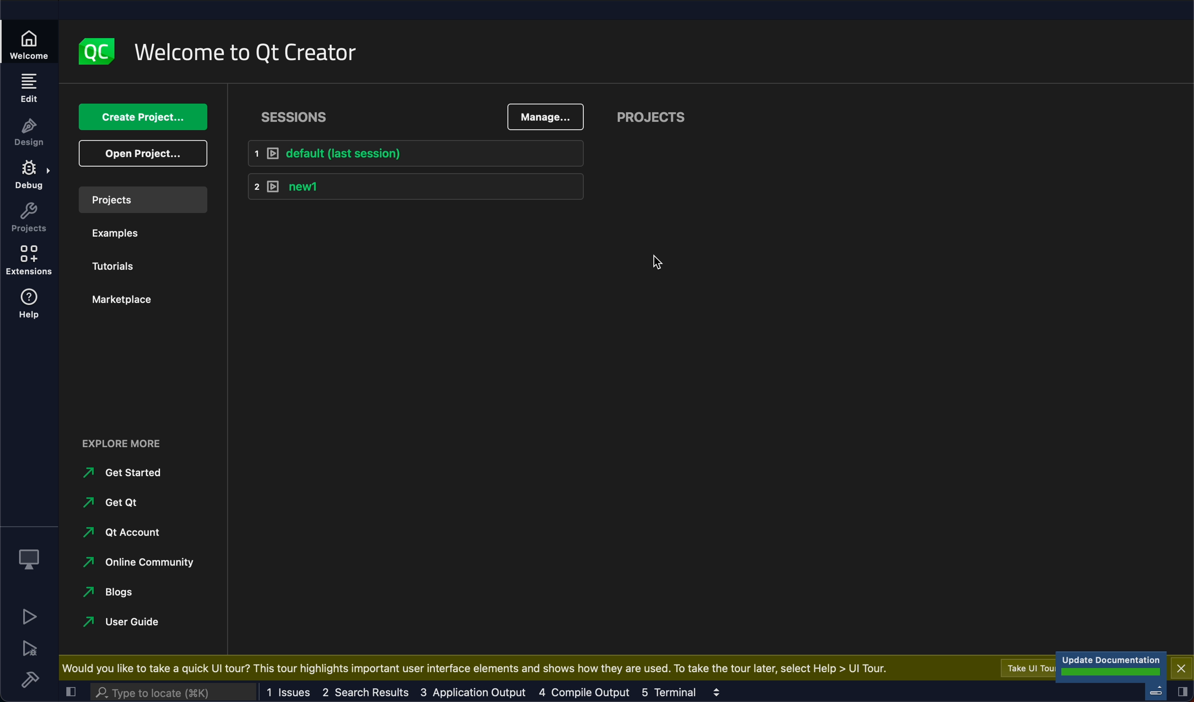 This screenshot has width=1194, height=702. Describe the element at coordinates (478, 666) in the screenshot. I see `UI tour` at that location.